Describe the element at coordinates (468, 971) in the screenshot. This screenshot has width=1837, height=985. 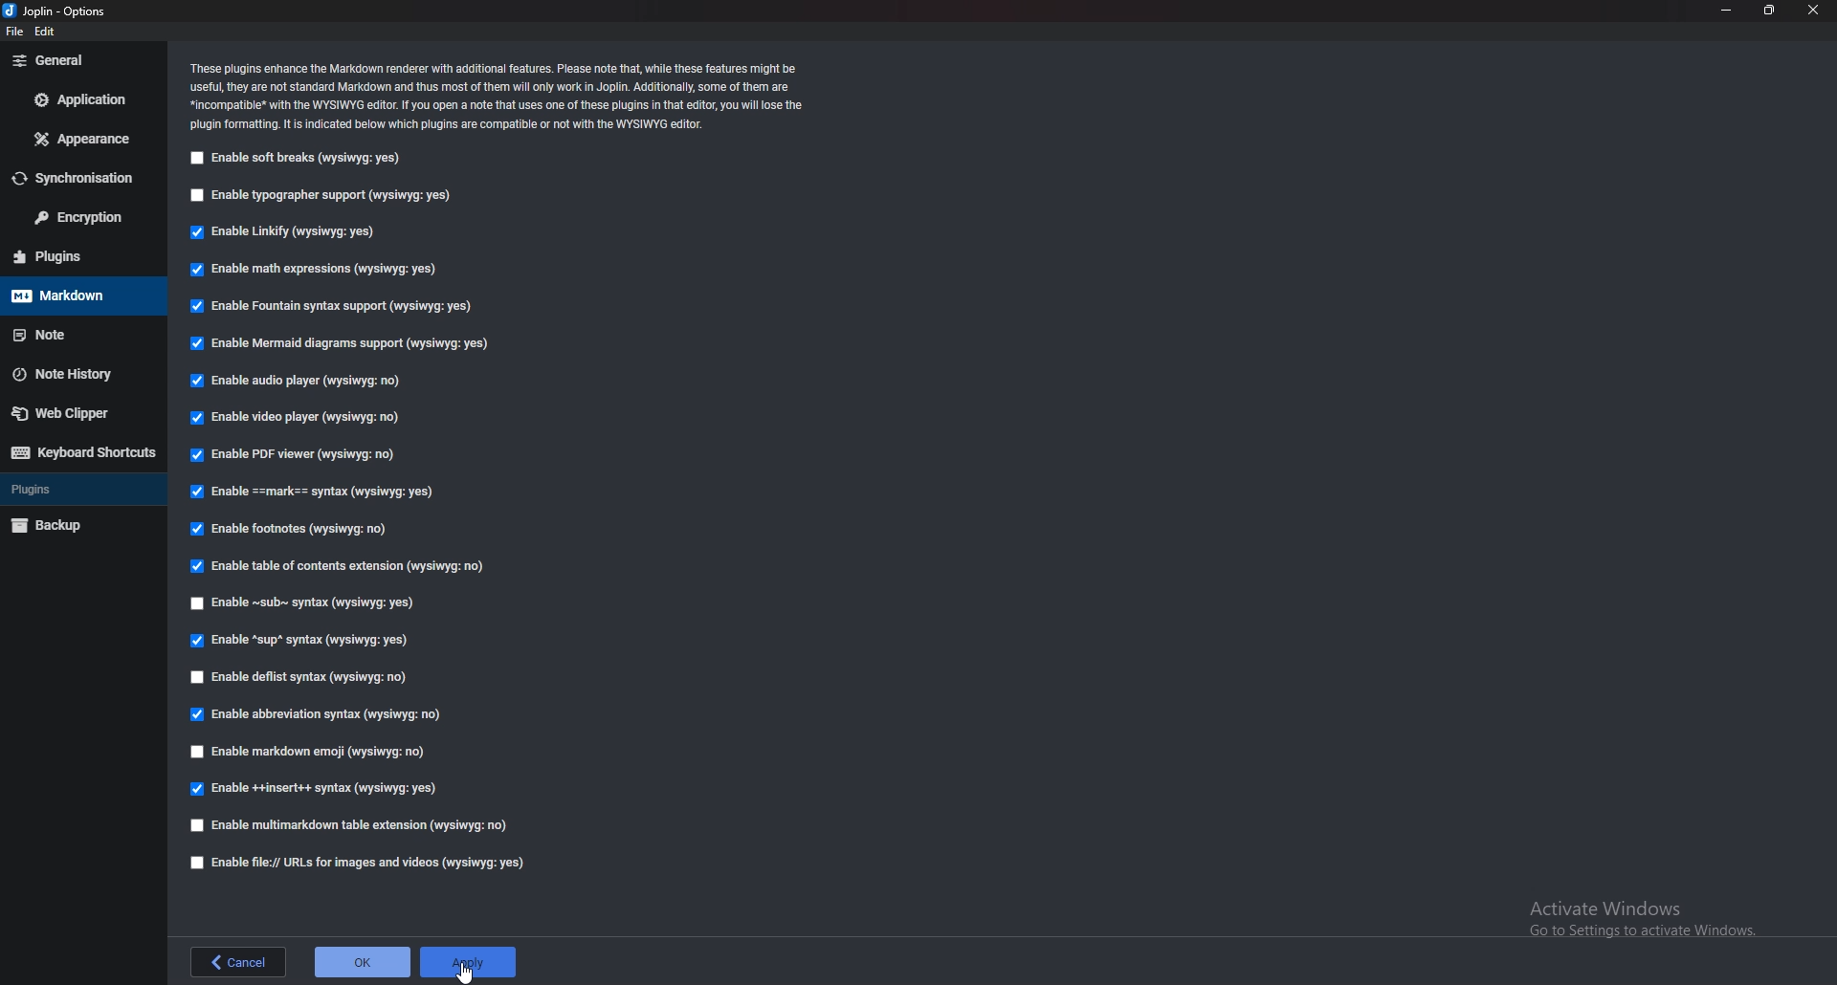
I see `cursor` at that location.